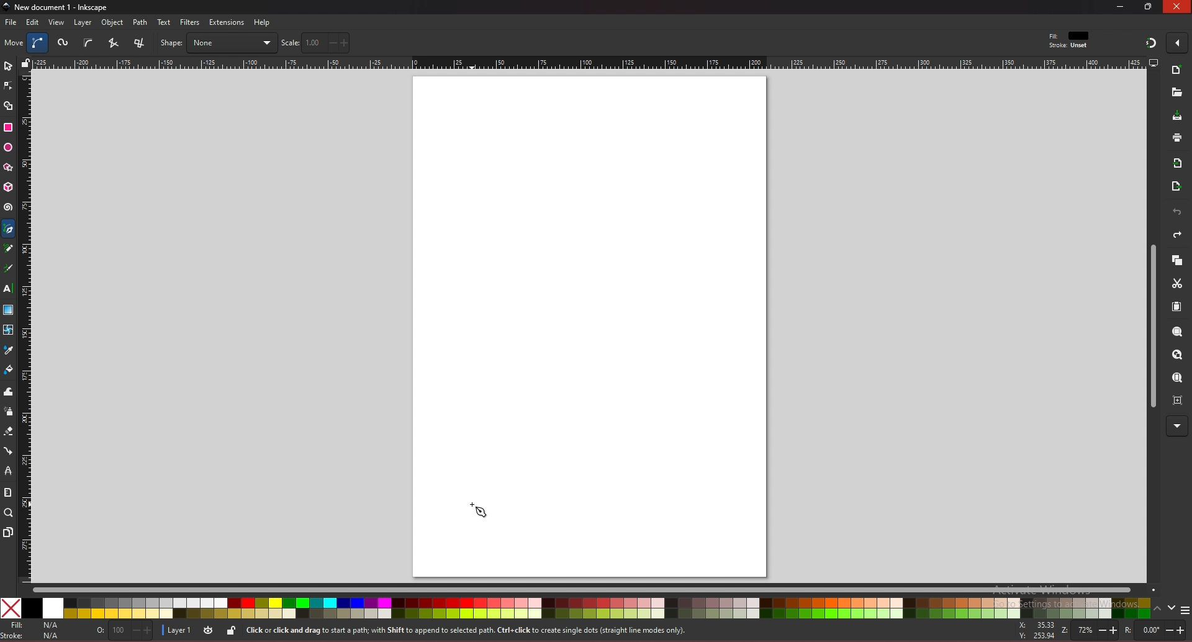  I want to click on page, so click(589, 325).